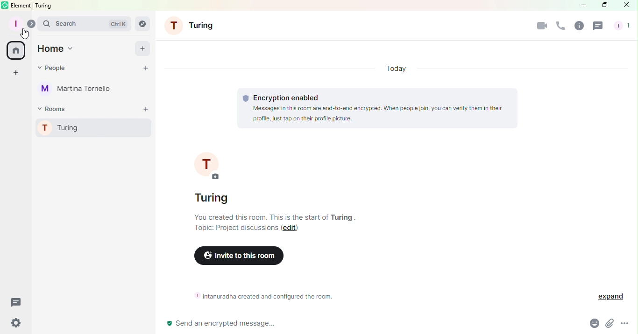  What do you see at coordinates (16, 73) in the screenshot?
I see `Create a space` at bounding box center [16, 73].